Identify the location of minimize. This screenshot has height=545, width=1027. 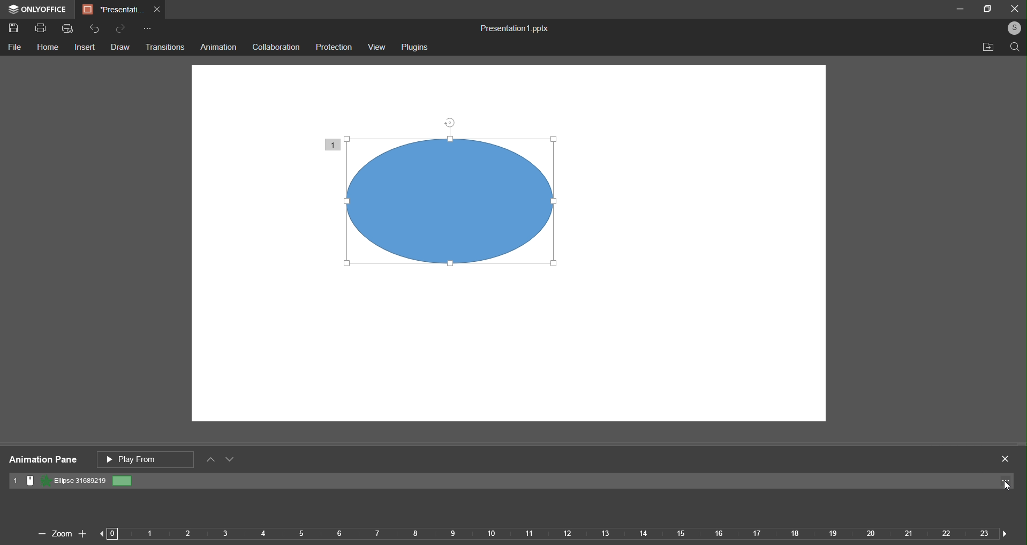
(960, 8).